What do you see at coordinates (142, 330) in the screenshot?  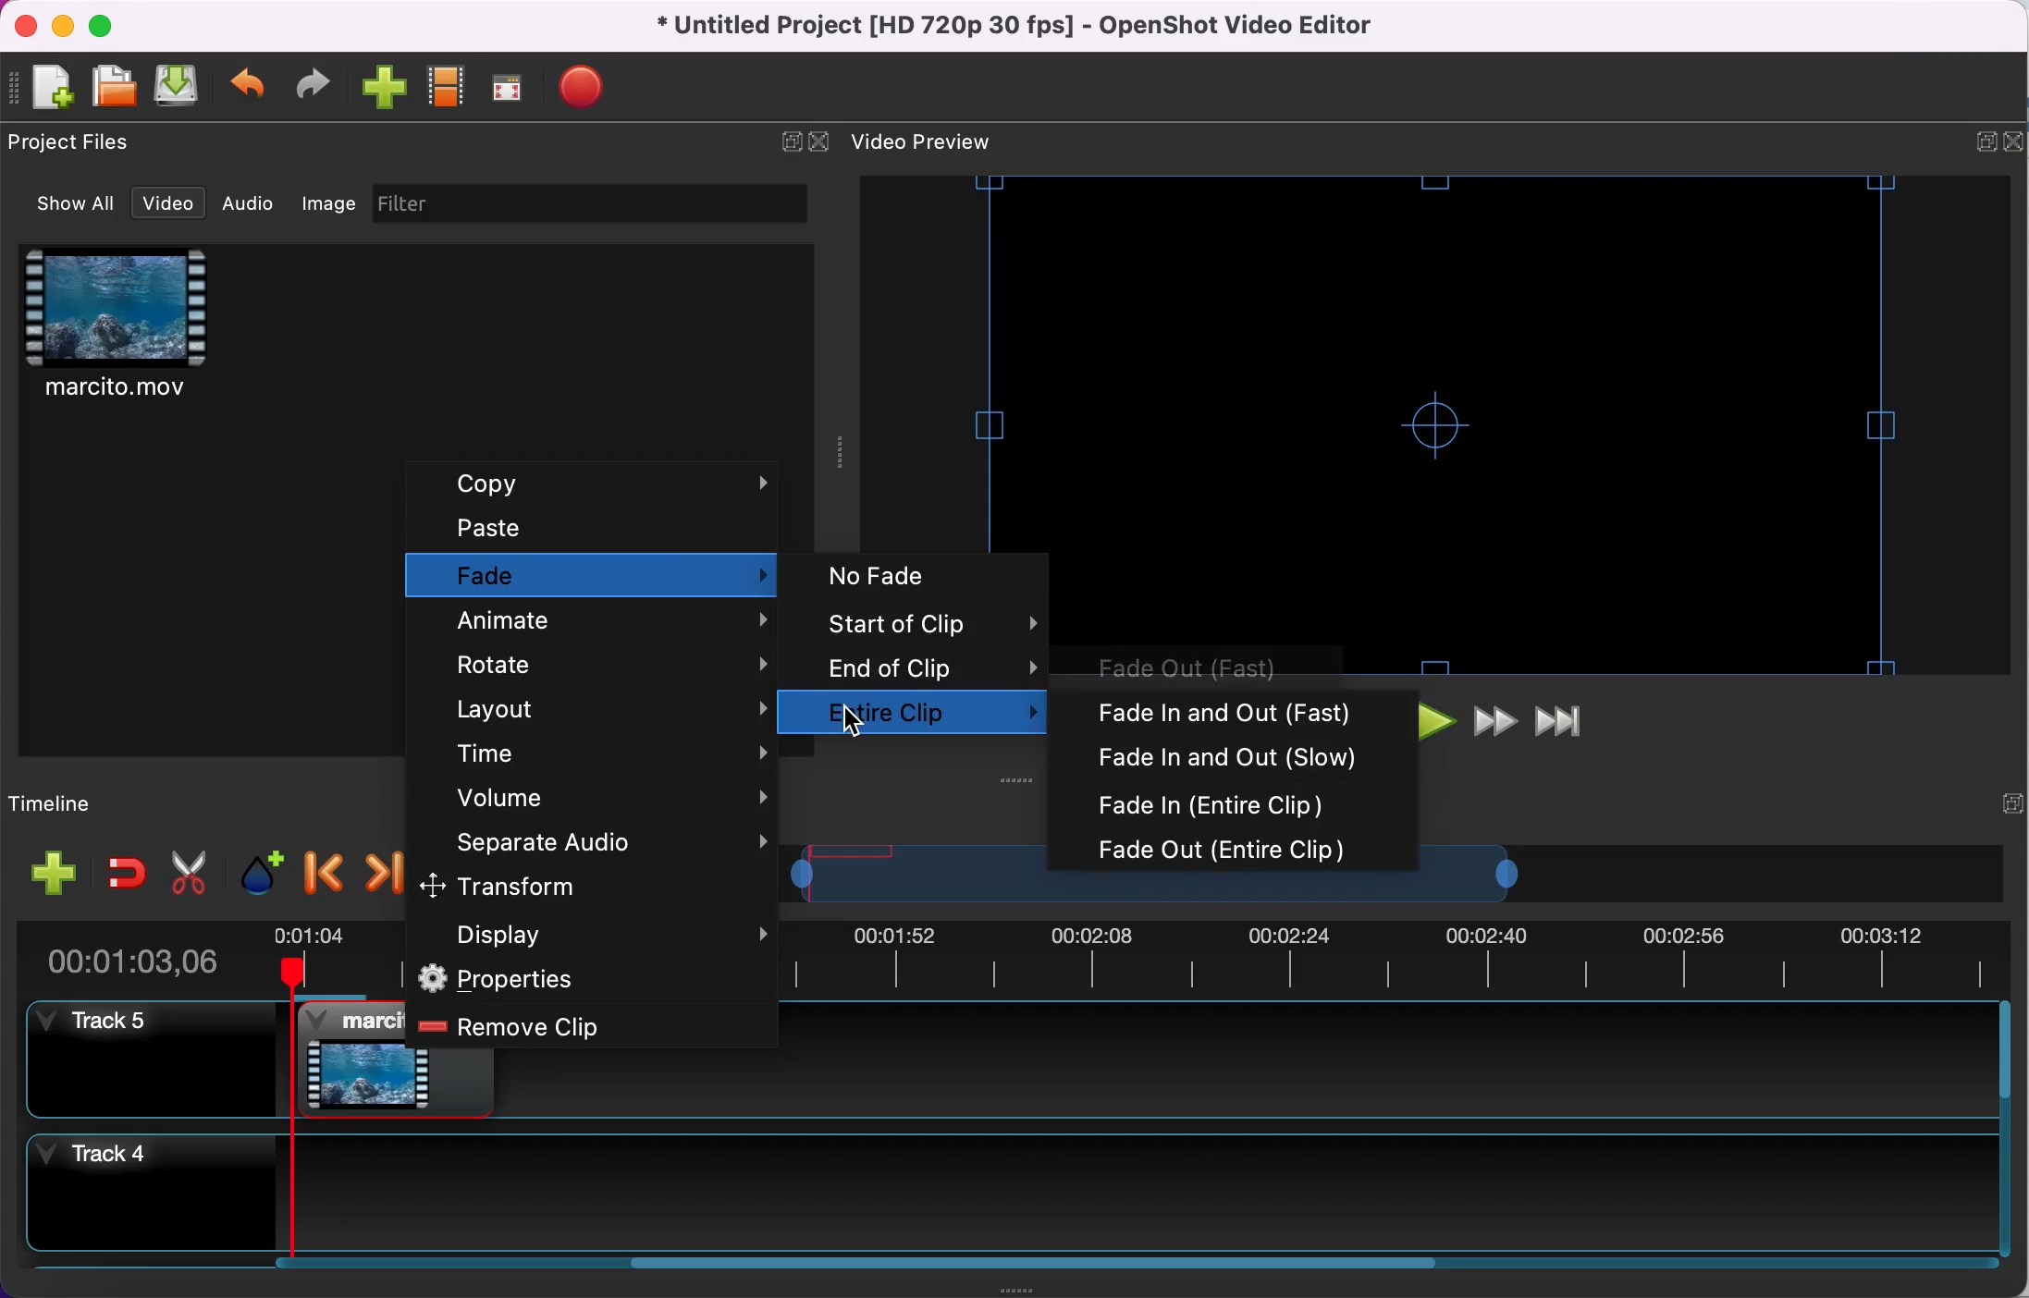 I see `clip` at bounding box center [142, 330].